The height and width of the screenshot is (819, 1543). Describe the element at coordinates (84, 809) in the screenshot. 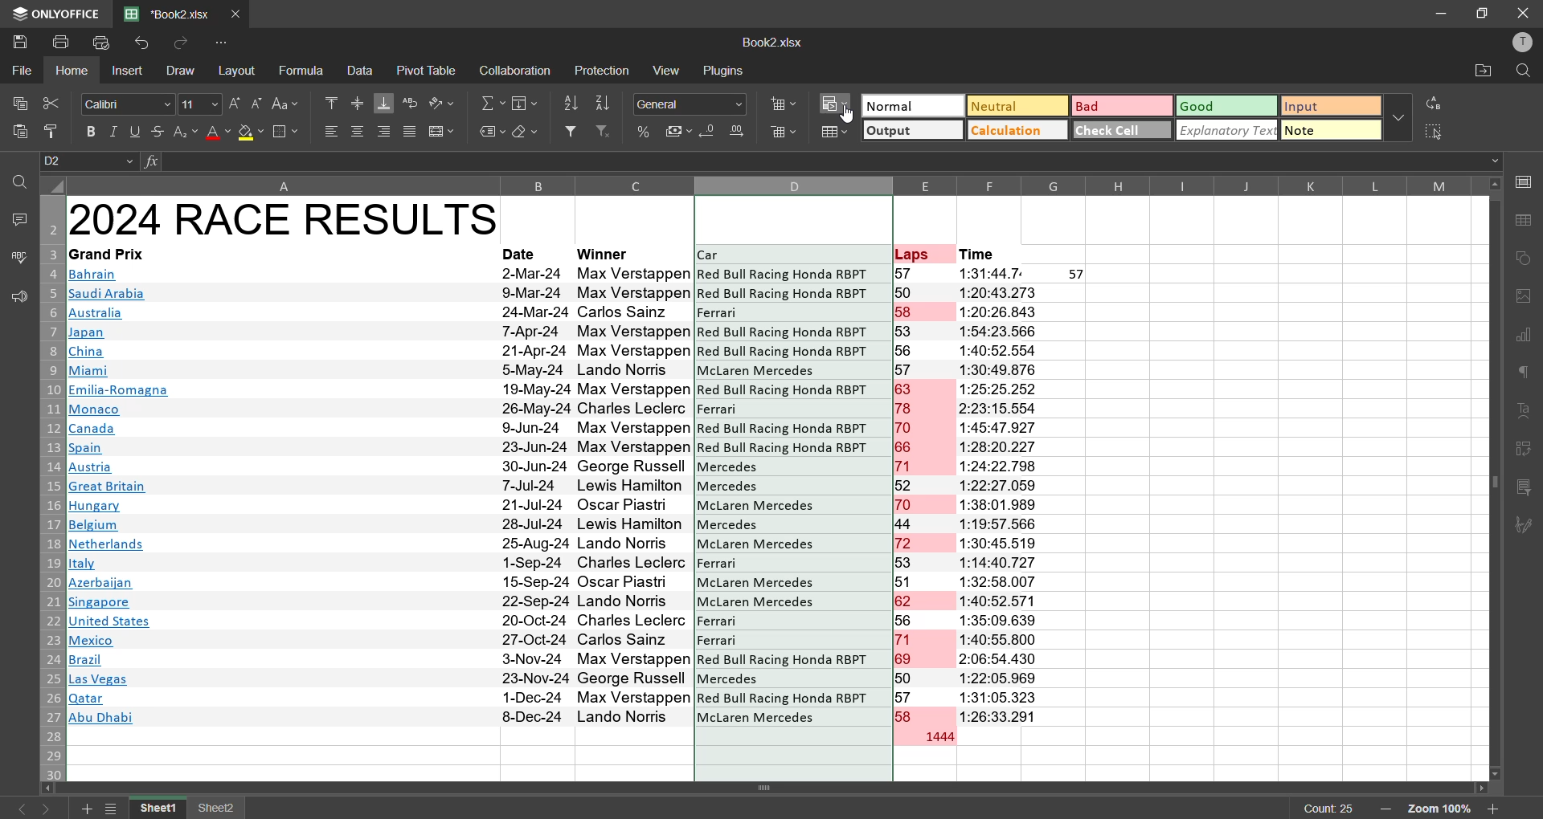

I see `add new worksheet` at that location.